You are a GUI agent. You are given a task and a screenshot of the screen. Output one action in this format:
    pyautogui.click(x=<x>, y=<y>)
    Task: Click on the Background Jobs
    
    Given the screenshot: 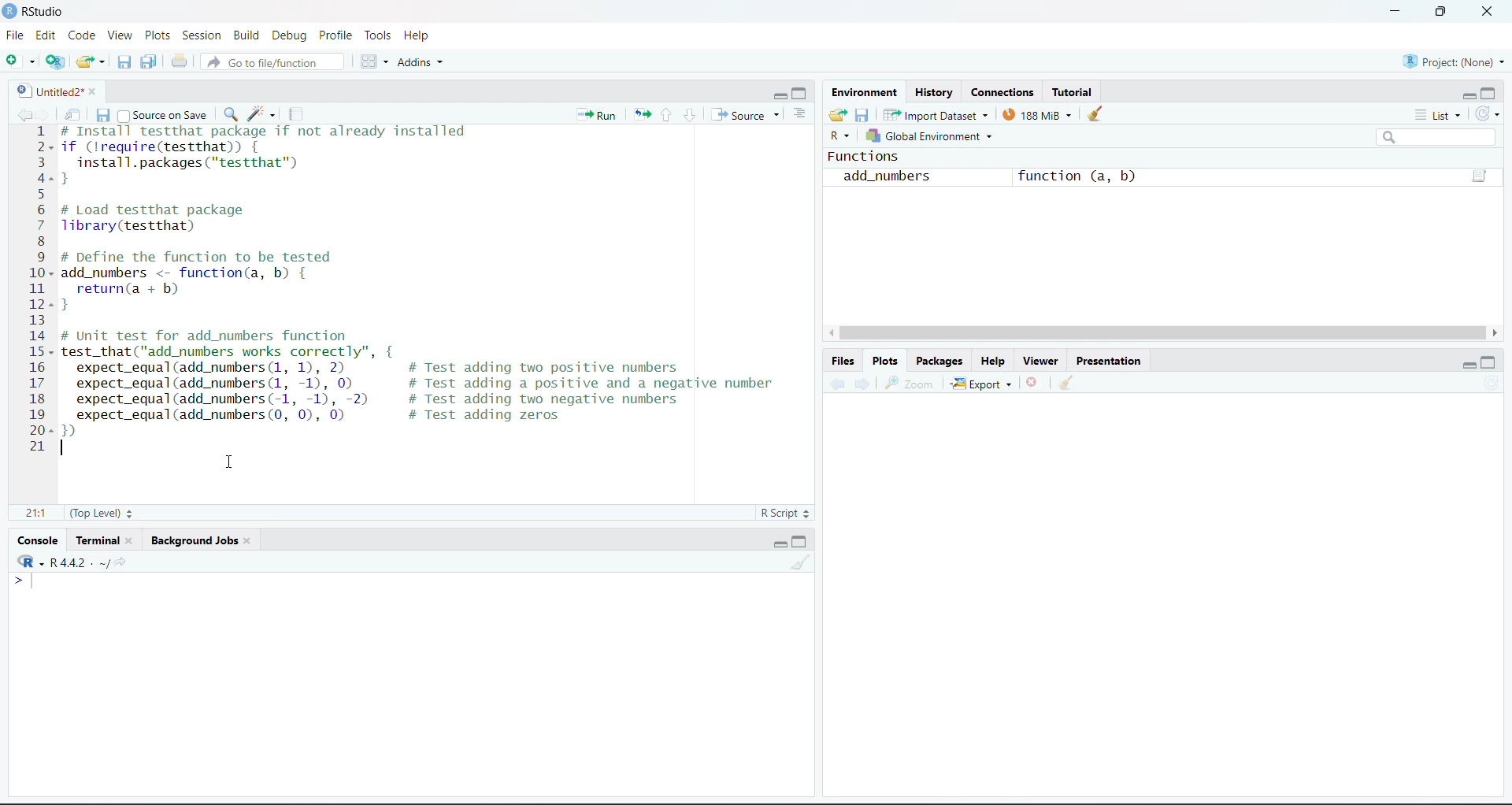 What is the action you would take?
    pyautogui.click(x=193, y=539)
    